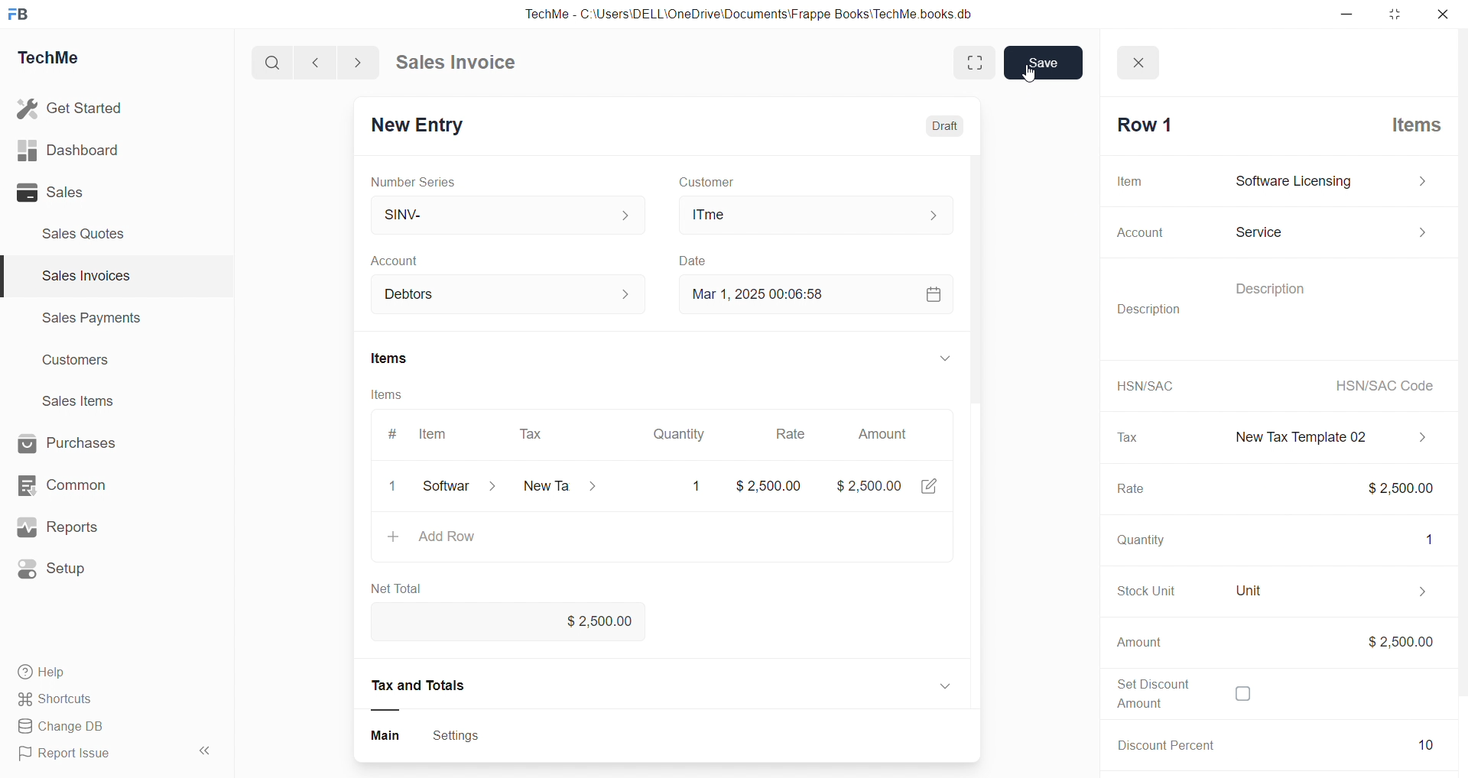 The height and width of the screenshot is (778, 1468). I want to click on & Get Started, so click(72, 107).